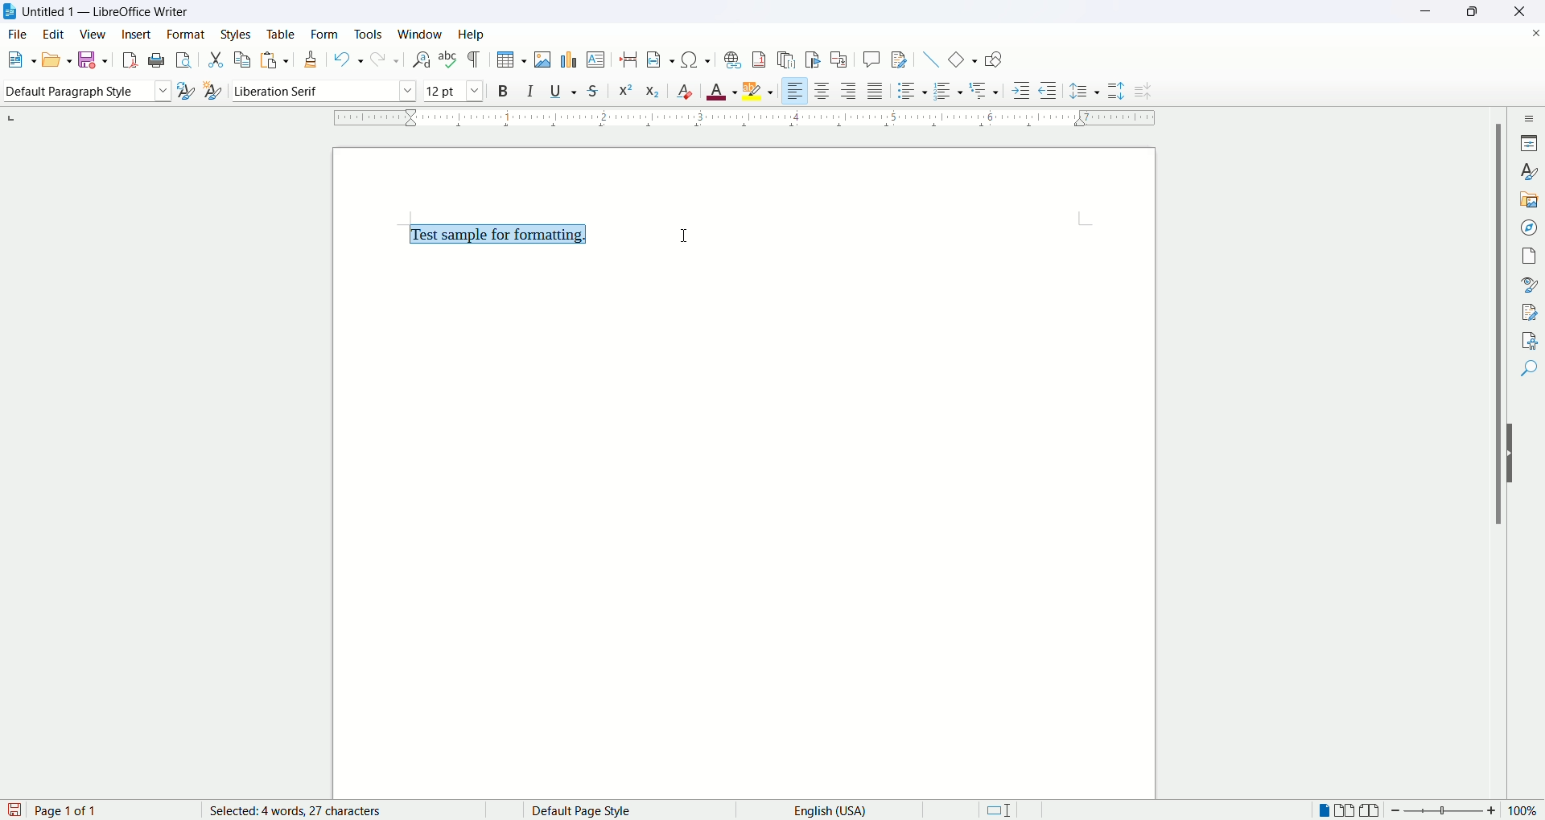  What do you see at coordinates (136, 35) in the screenshot?
I see `insert` at bounding box center [136, 35].